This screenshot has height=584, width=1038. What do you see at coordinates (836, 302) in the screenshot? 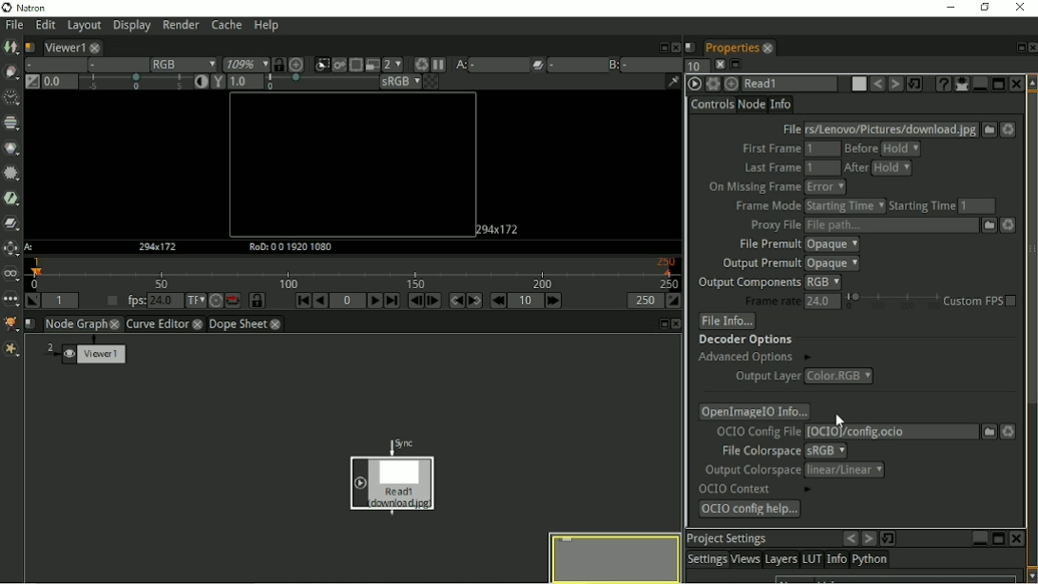
I see `Frame rate` at bounding box center [836, 302].